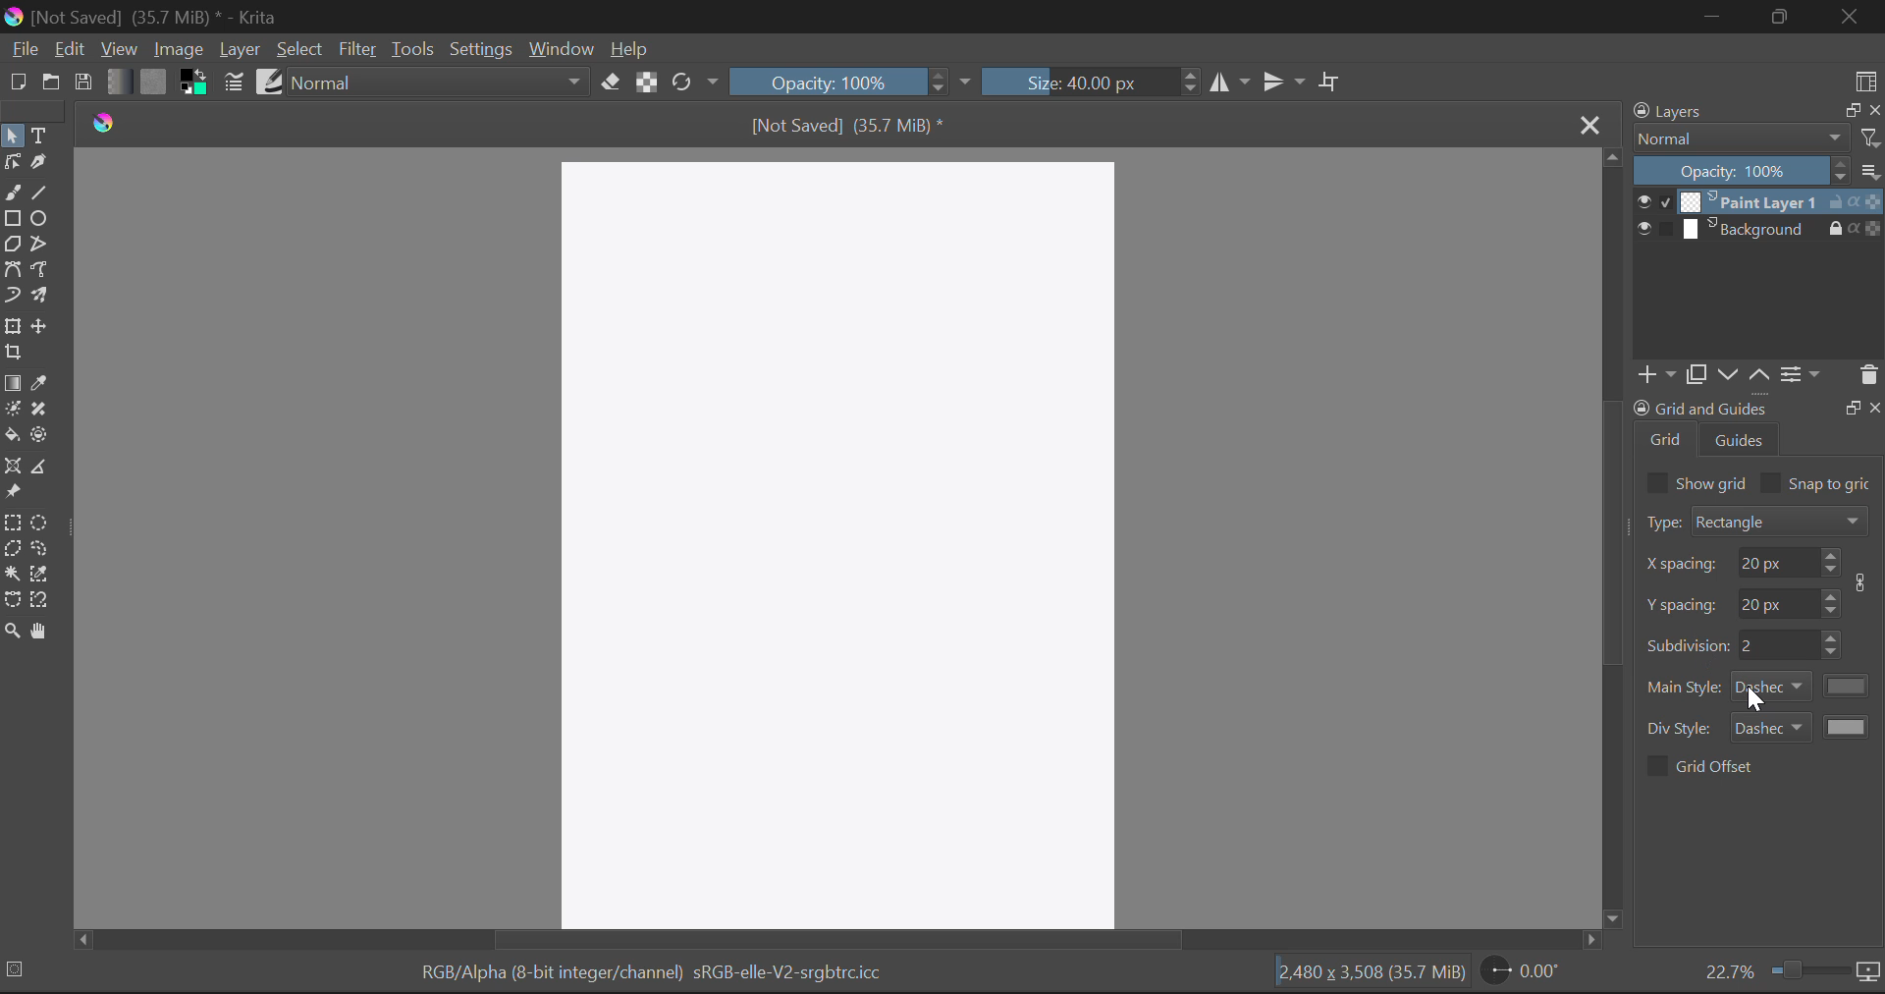 The image size is (1885, 994). I want to click on normal, so click(1741, 138).